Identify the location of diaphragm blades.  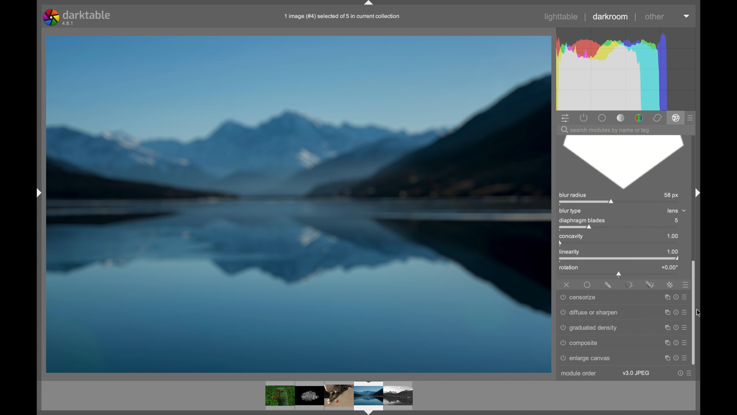
(582, 223).